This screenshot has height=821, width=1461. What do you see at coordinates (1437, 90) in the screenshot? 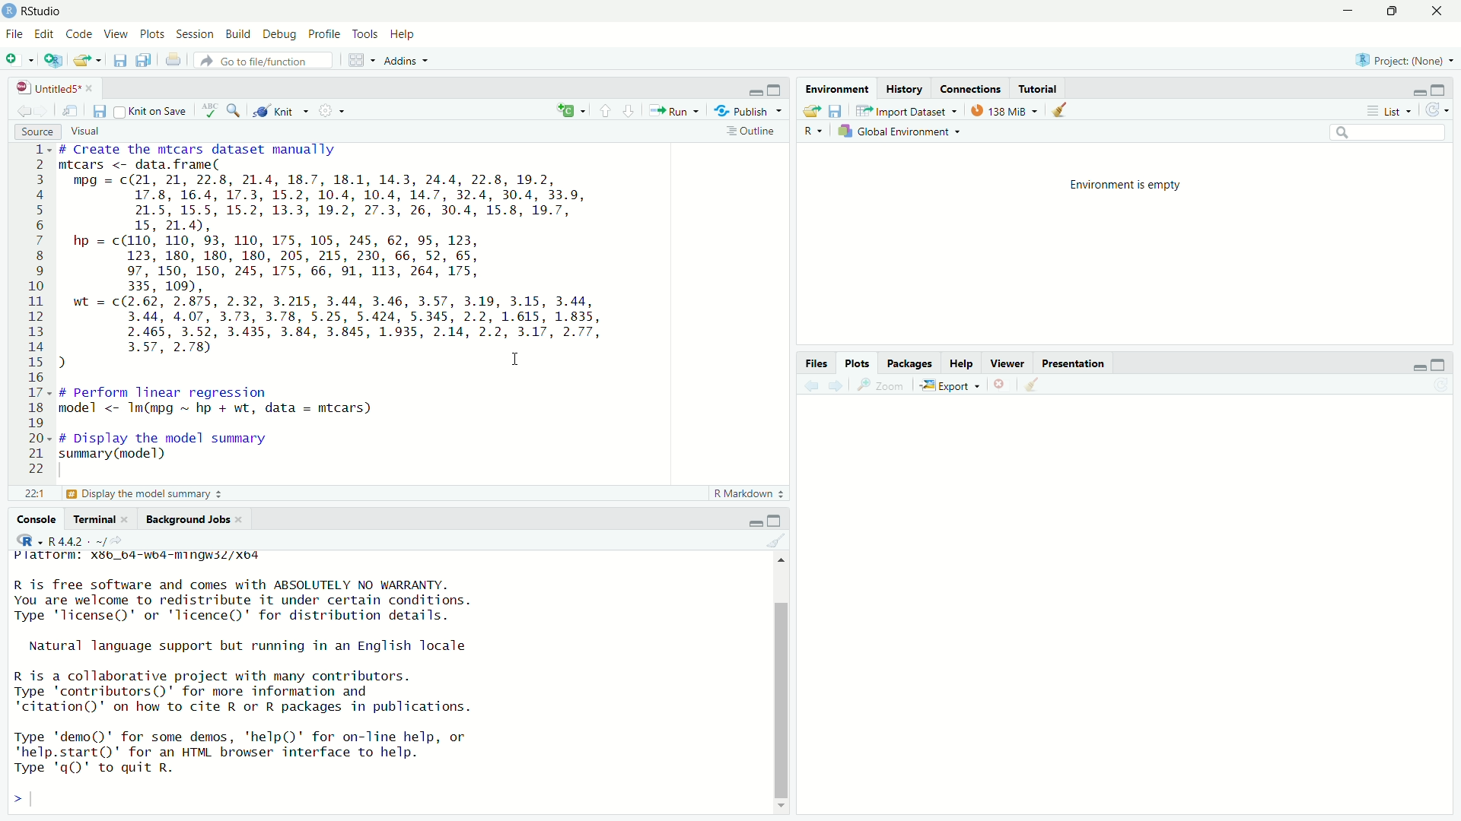
I see `maximize` at bounding box center [1437, 90].